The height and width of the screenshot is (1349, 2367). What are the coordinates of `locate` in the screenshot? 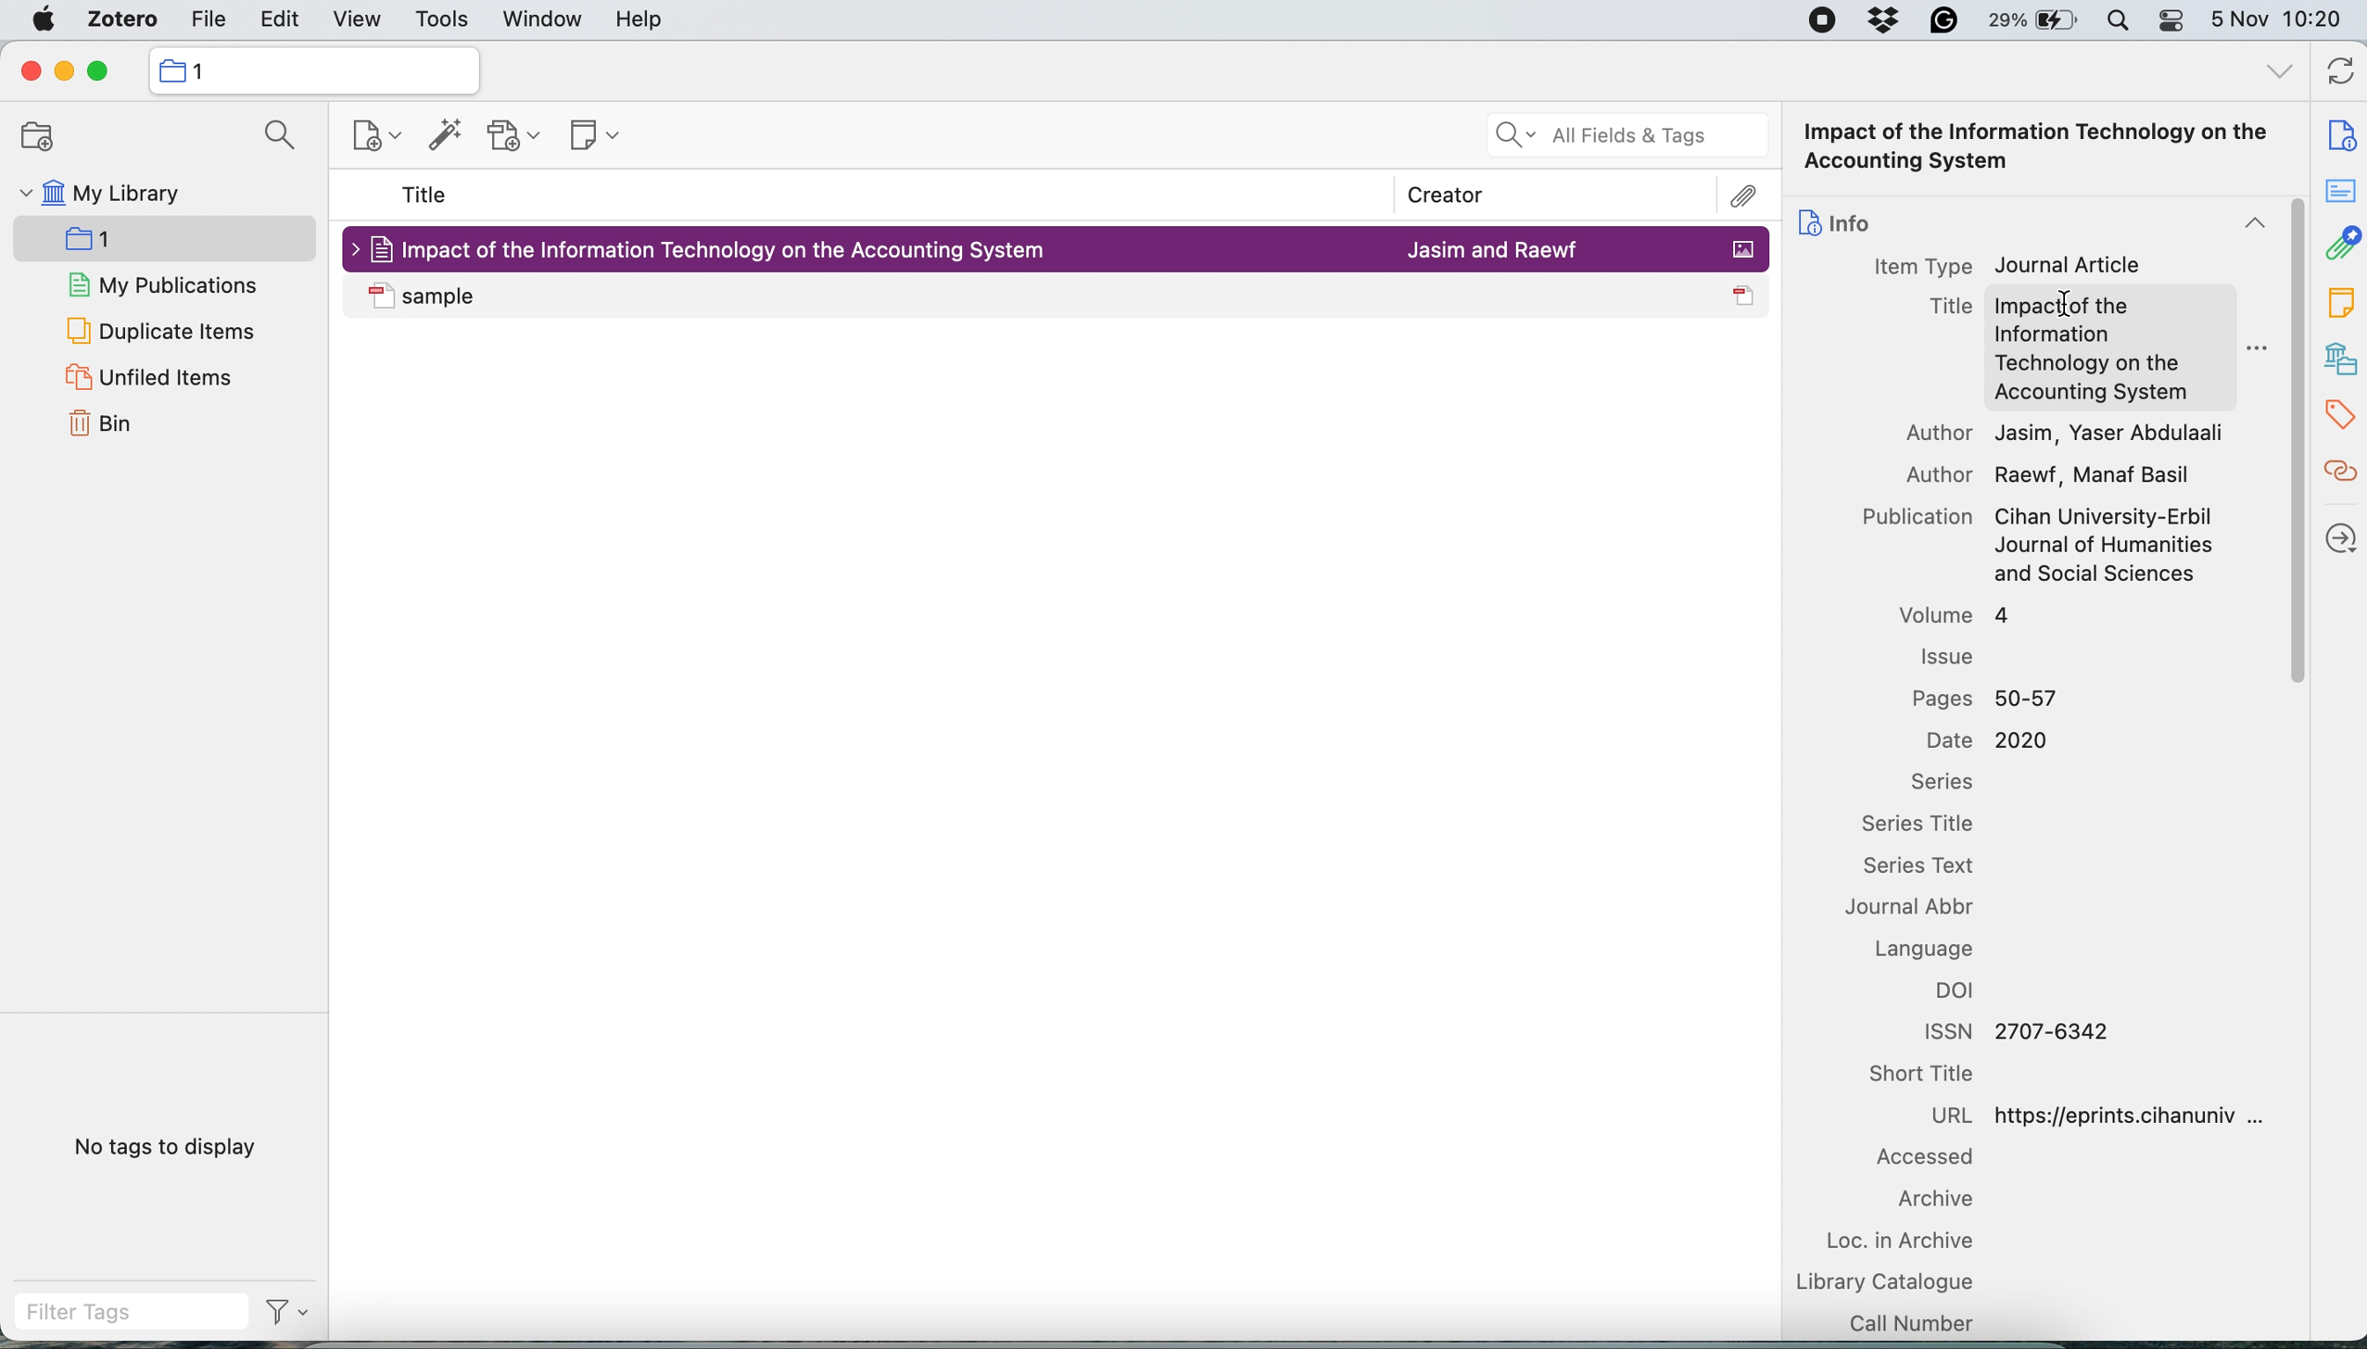 It's located at (2337, 540).